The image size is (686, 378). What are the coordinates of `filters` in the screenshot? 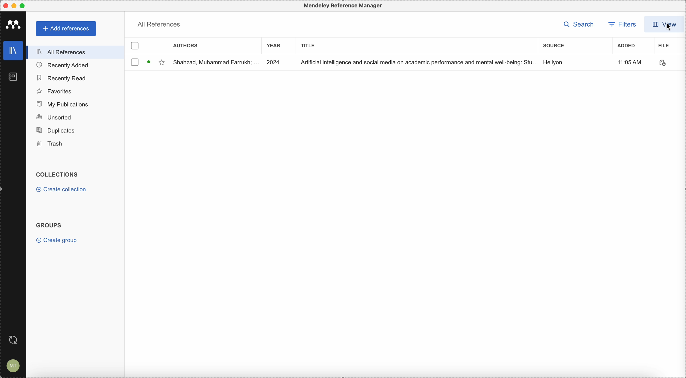 It's located at (623, 24).